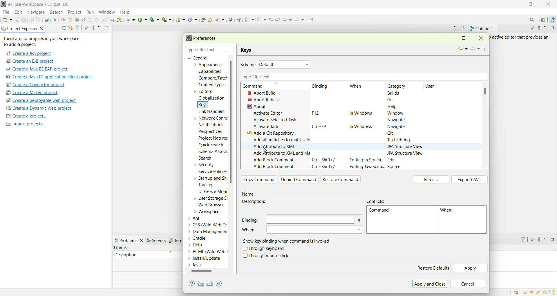  I want to click on previous annotation, so click(263, 19).